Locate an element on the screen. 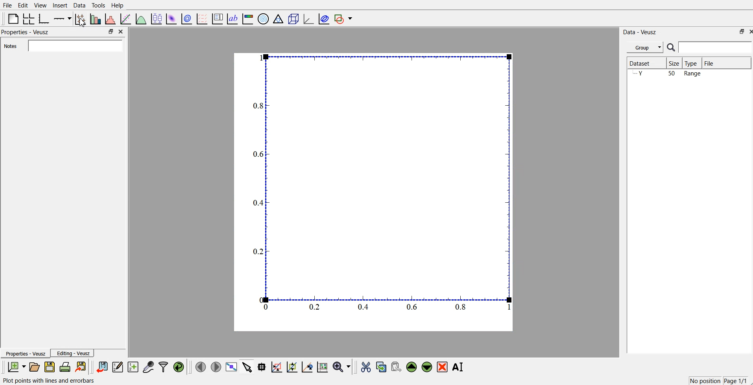  view data points full screen is located at coordinates (230, 367).